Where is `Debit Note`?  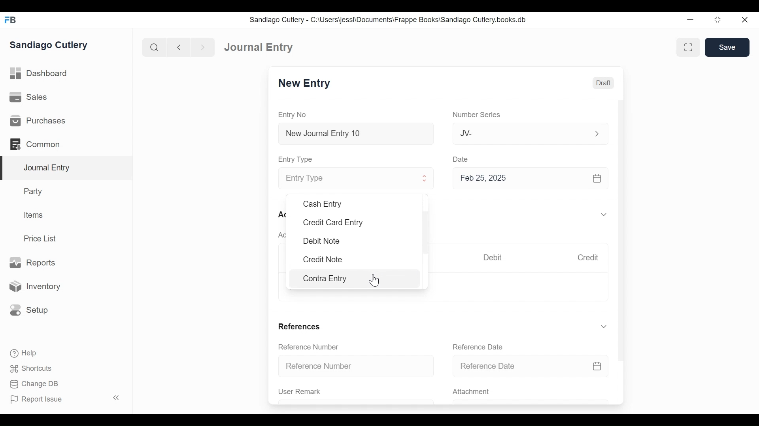
Debit Note is located at coordinates (321, 241).